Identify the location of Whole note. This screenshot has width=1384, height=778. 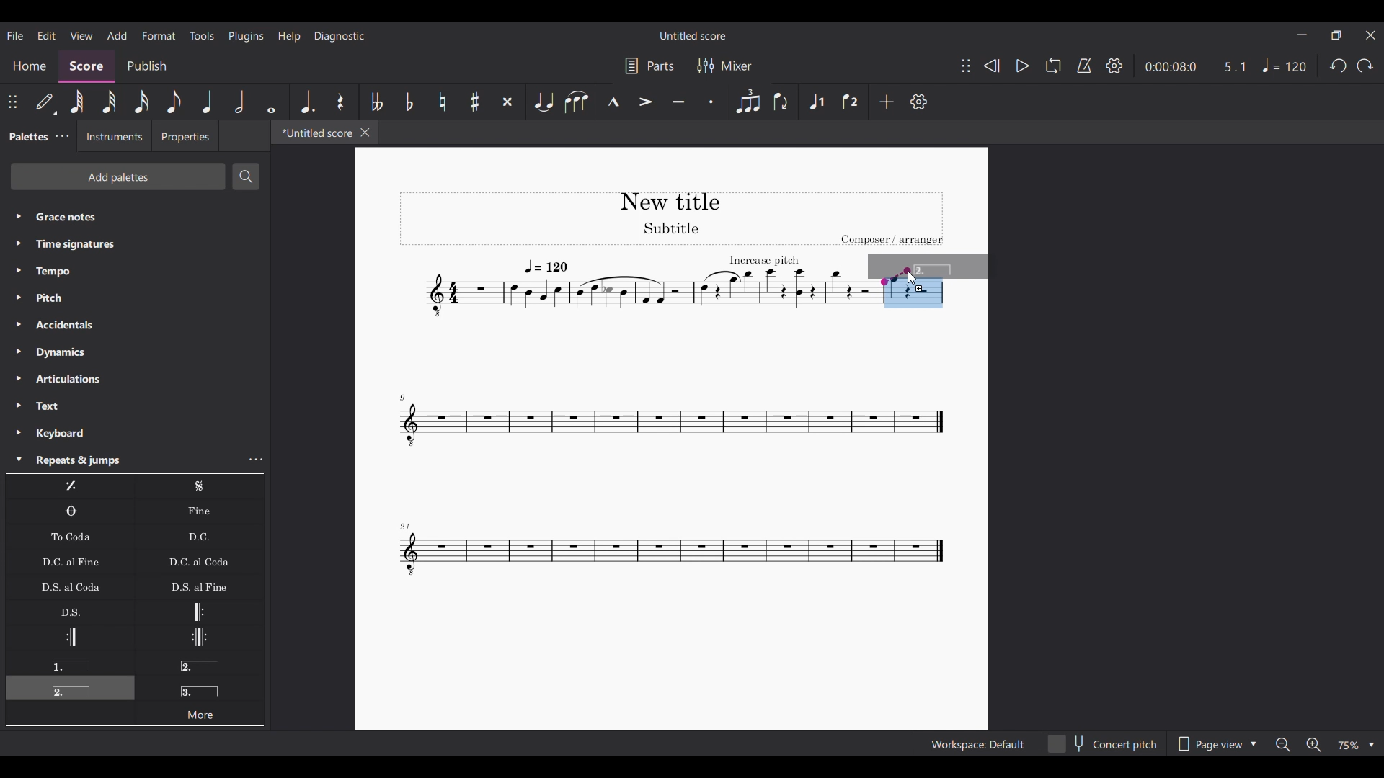
(271, 102).